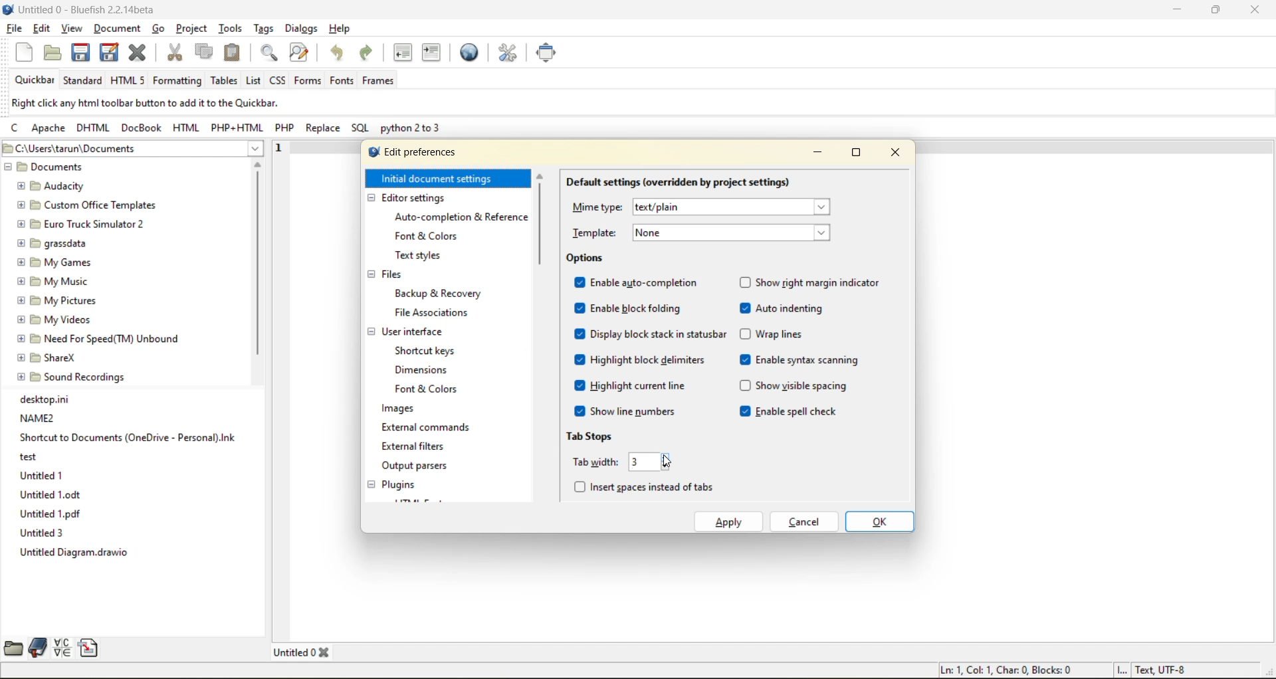 Image resolution: width=1276 pixels, height=679 pixels. Describe the element at coordinates (257, 265) in the screenshot. I see `vertical scroll bar` at that location.